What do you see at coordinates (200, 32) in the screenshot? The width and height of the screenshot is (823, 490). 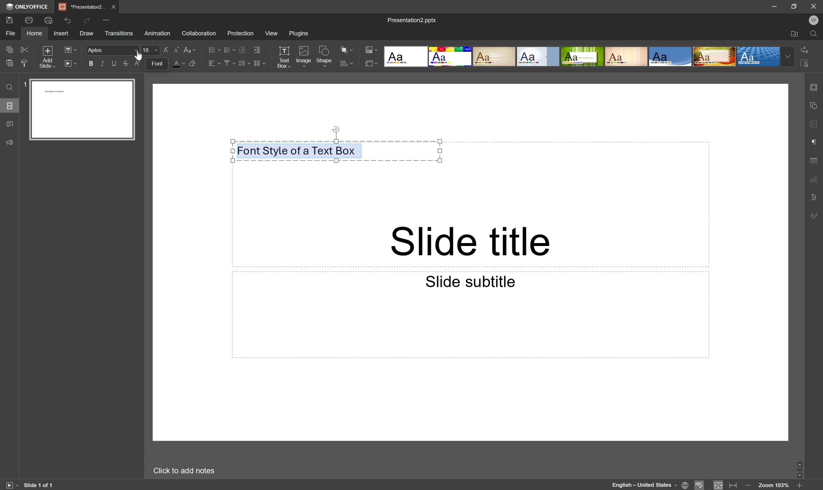 I see `Collaboration` at bounding box center [200, 32].